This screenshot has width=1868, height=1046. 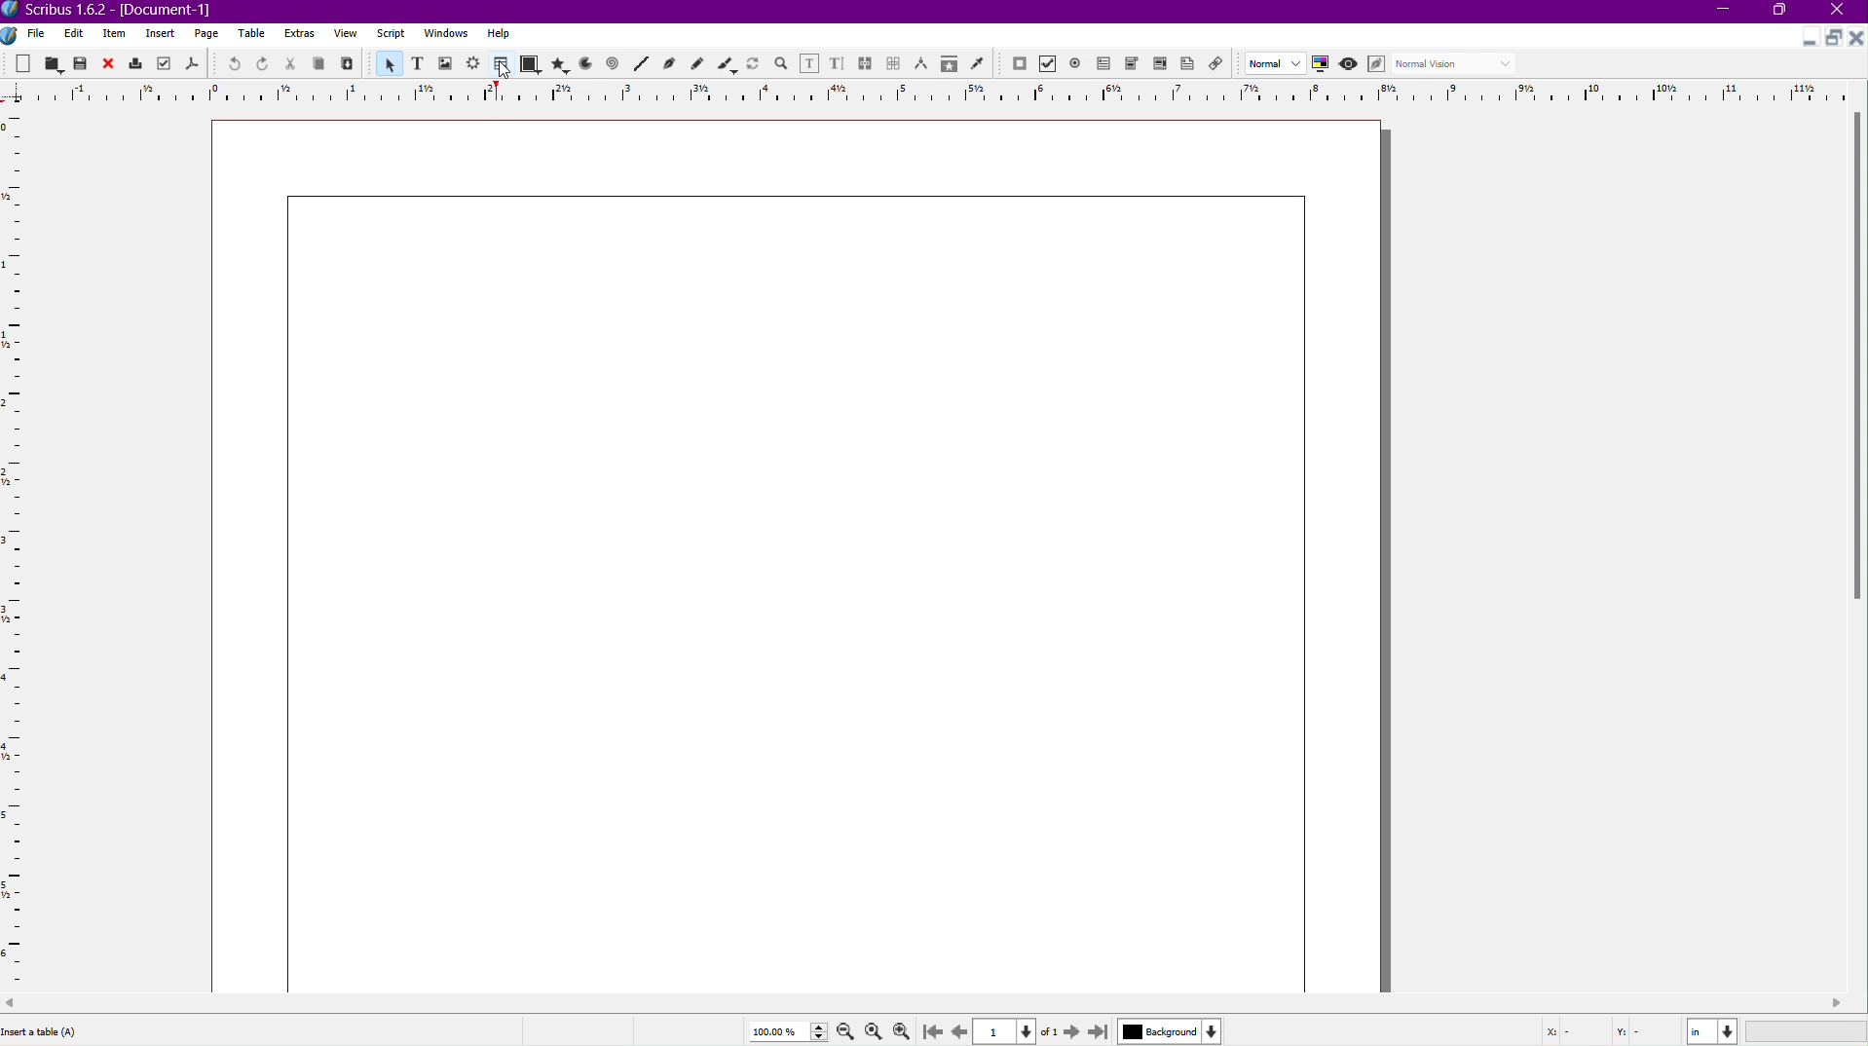 I want to click on Close, so click(x=1856, y=38).